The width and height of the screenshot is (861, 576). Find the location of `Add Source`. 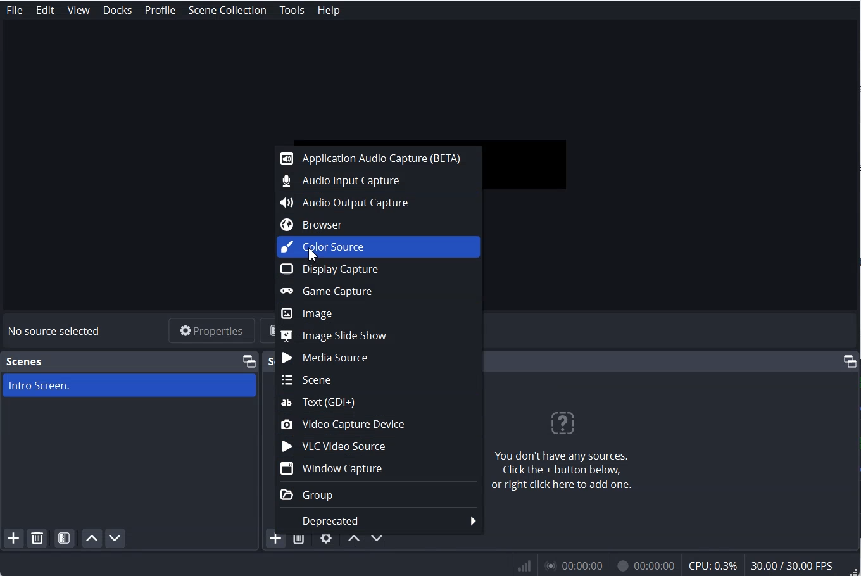

Add Source is located at coordinates (273, 541).